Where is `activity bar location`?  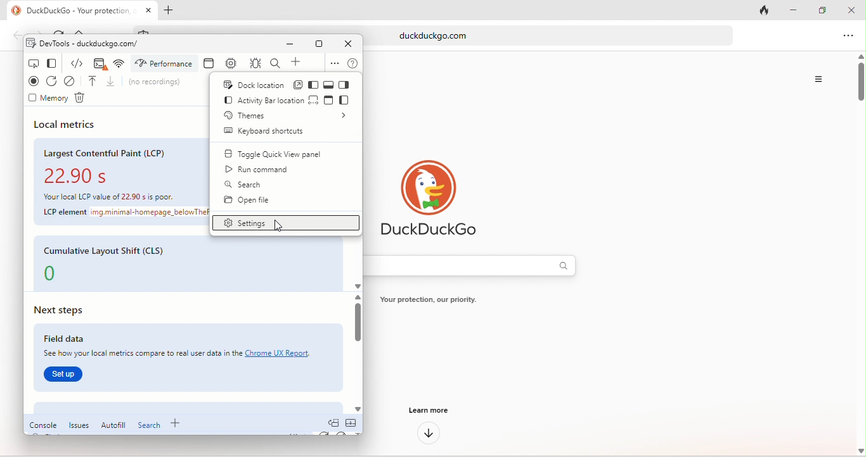 activity bar location is located at coordinates (289, 101).